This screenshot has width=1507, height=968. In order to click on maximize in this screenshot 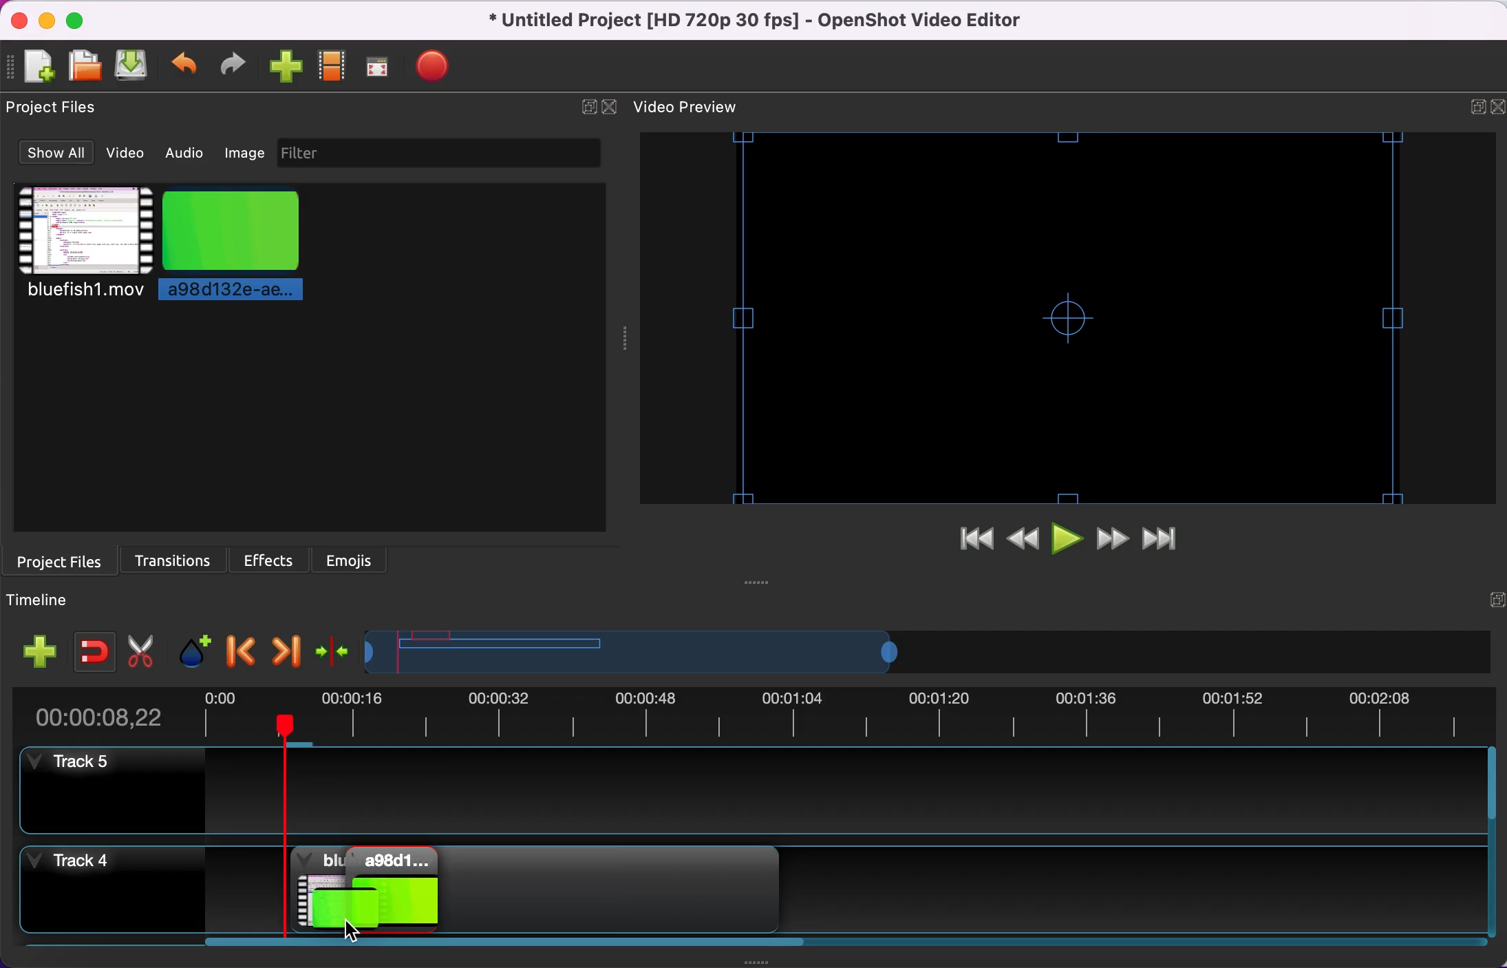, I will do `click(81, 19)`.